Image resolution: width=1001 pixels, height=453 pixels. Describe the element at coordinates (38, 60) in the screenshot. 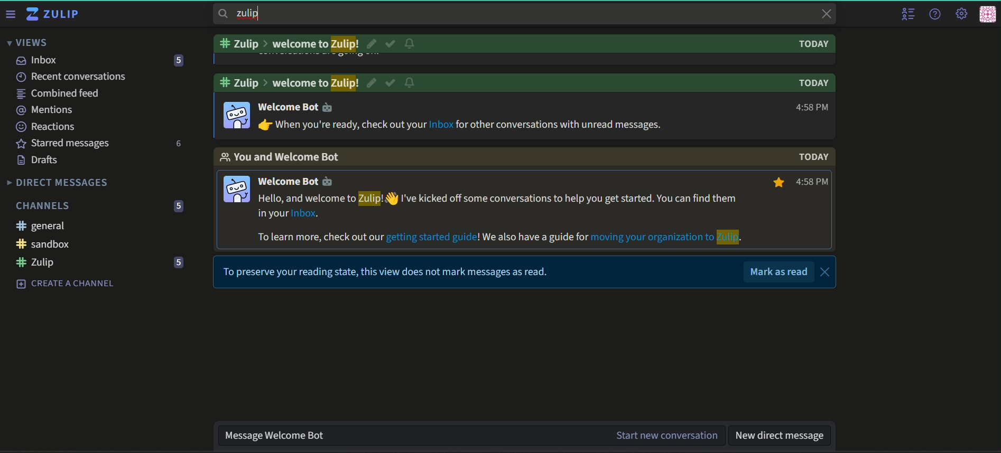

I see `inbox` at that location.